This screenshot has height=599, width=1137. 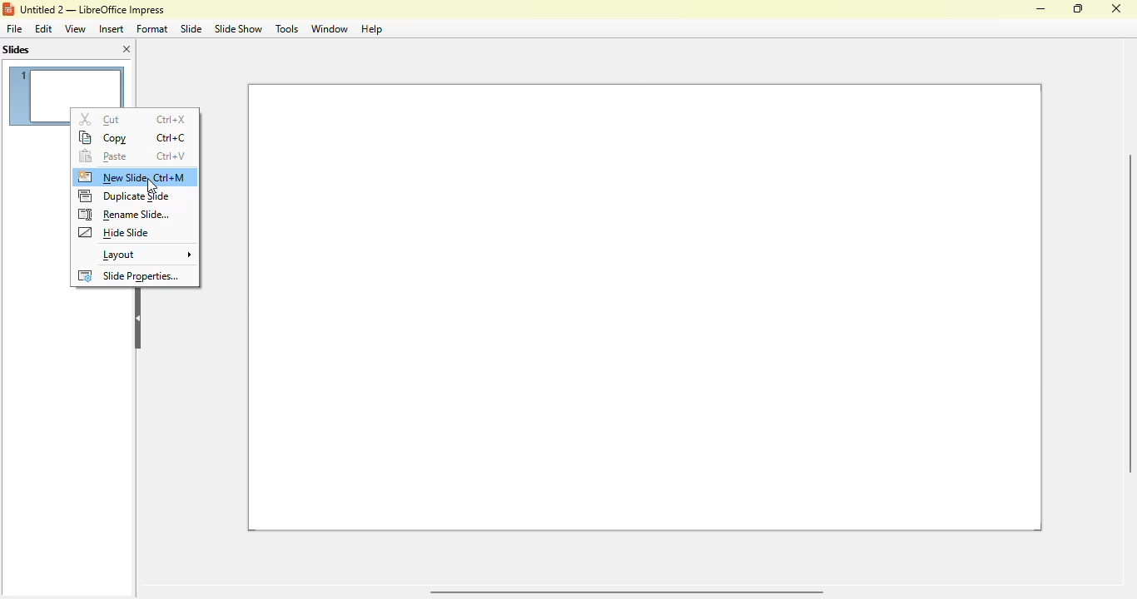 What do you see at coordinates (237, 28) in the screenshot?
I see `slide show` at bounding box center [237, 28].